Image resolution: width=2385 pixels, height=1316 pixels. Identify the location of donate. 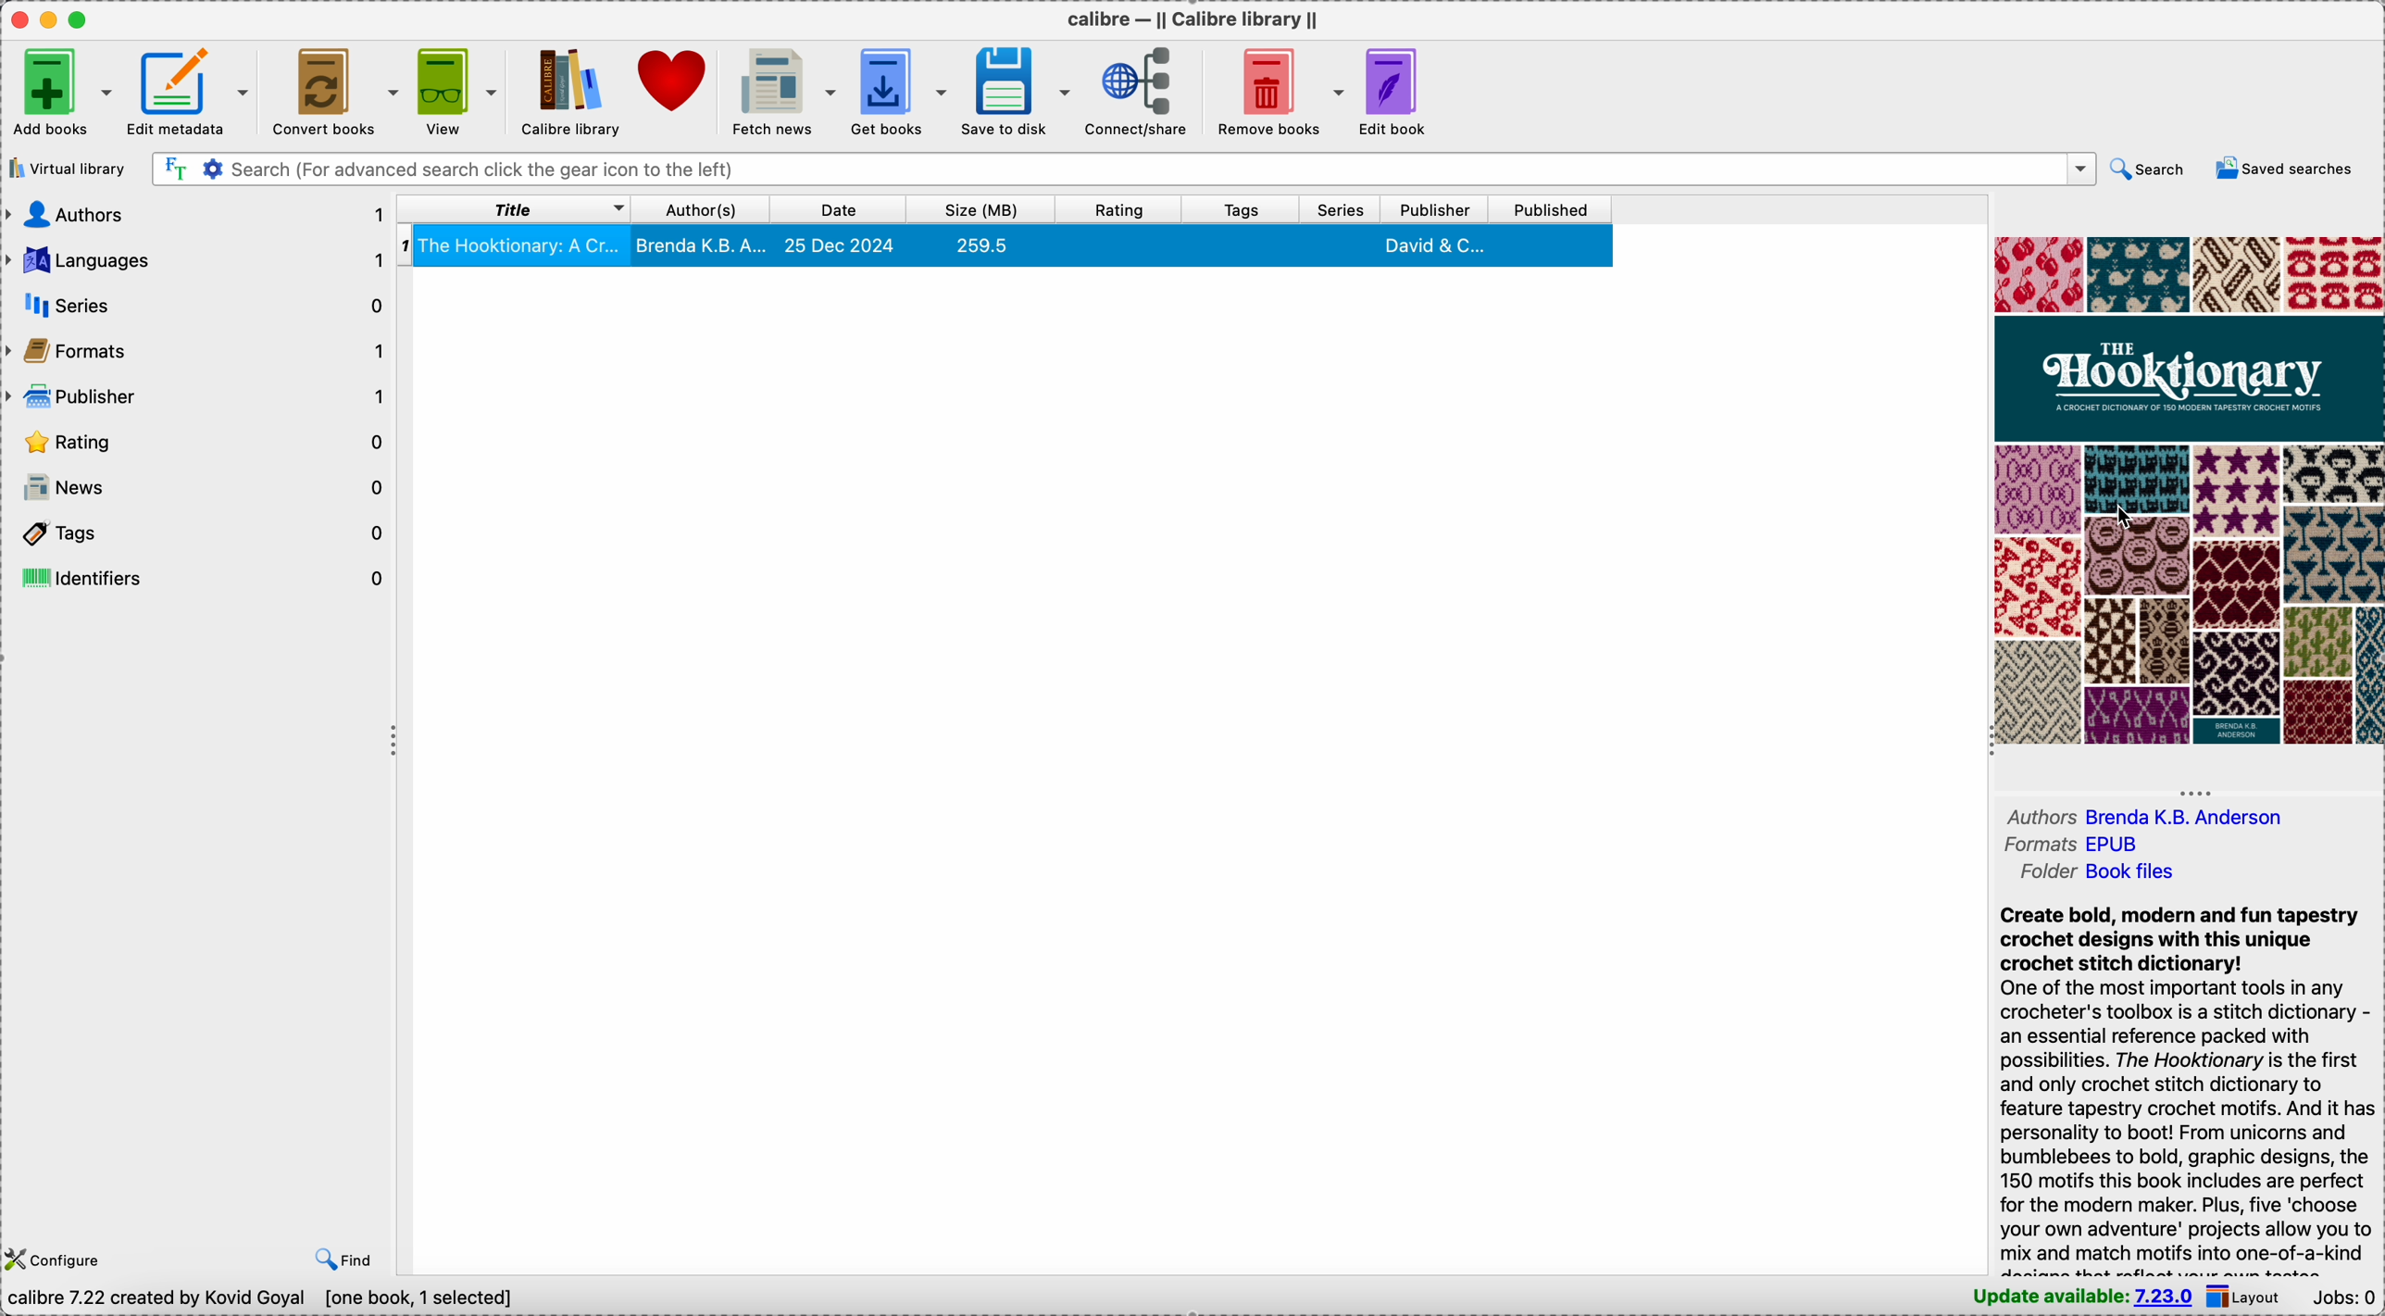
(671, 83).